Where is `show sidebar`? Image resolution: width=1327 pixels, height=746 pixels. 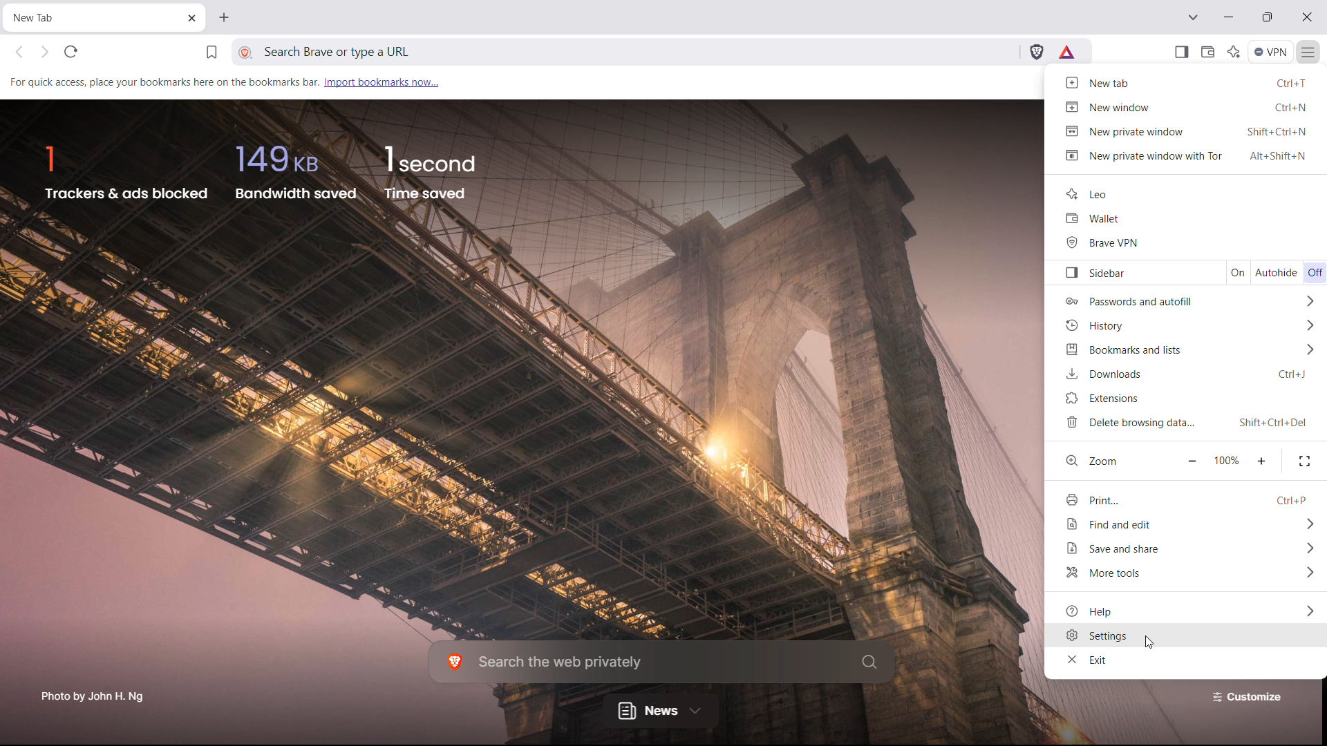
show sidebar is located at coordinates (1181, 51).